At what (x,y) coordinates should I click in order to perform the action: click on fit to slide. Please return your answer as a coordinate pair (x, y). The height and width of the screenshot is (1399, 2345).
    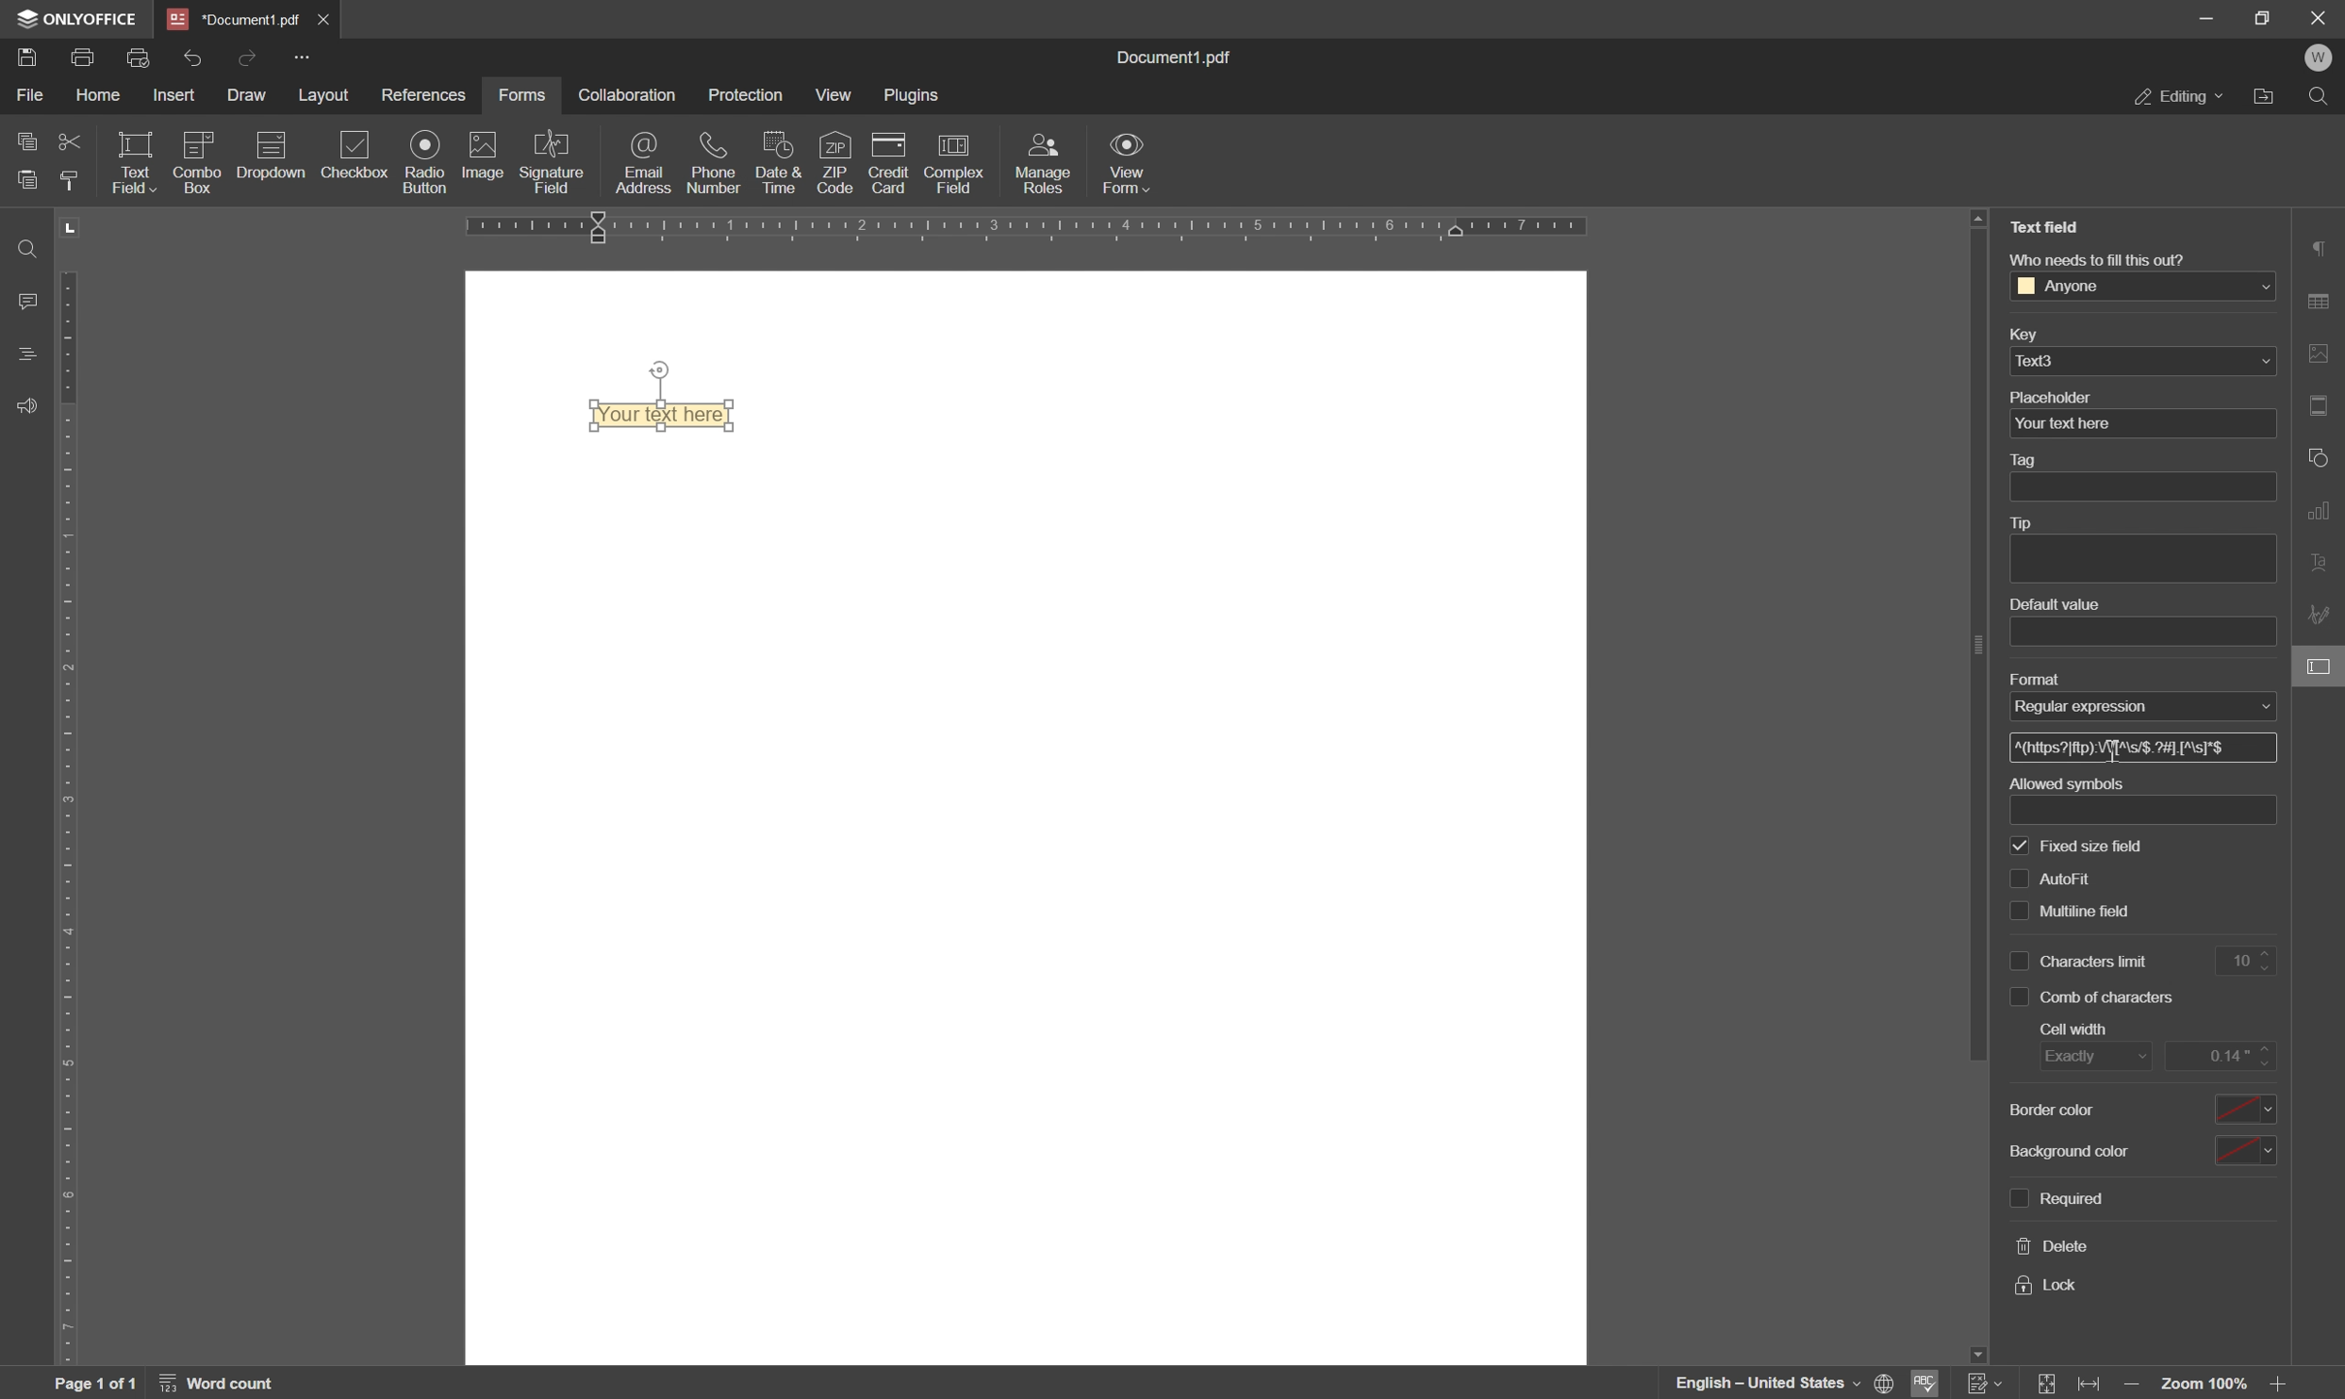
    Looking at the image, I should click on (2048, 1384).